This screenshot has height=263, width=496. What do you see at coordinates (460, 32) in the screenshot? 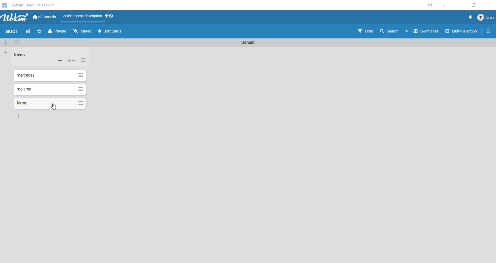
I see `multiselections` at bounding box center [460, 32].